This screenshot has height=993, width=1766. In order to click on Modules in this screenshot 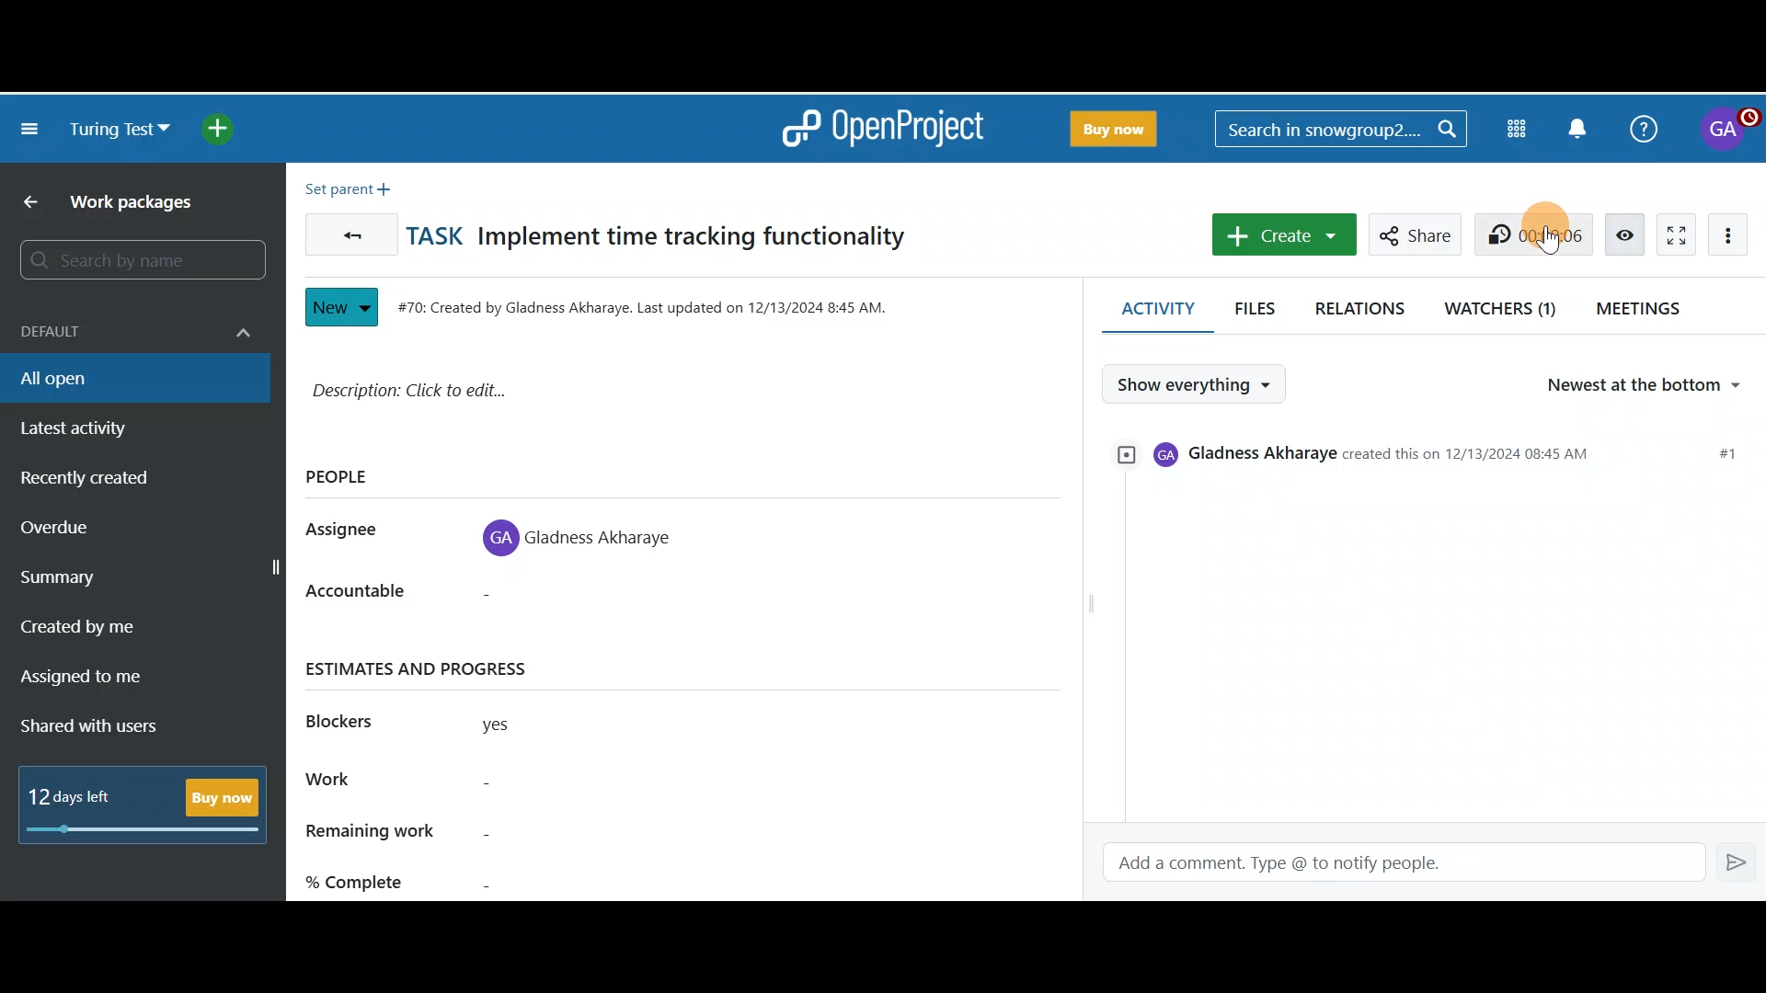, I will do `click(1519, 126)`.